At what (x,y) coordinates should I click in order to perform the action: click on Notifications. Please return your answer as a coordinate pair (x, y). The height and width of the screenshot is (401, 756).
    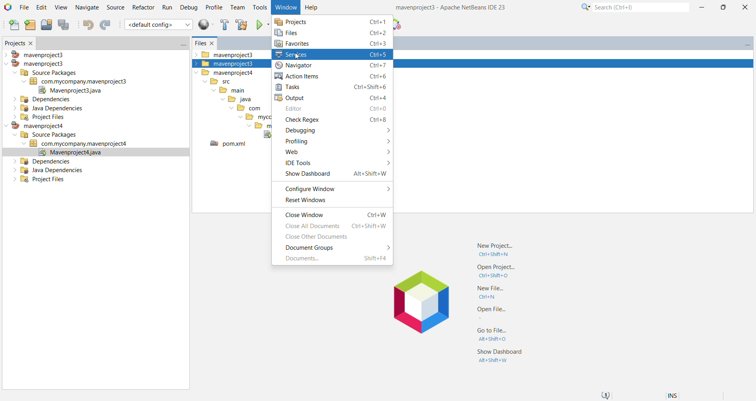
    Looking at the image, I should click on (607, 394).